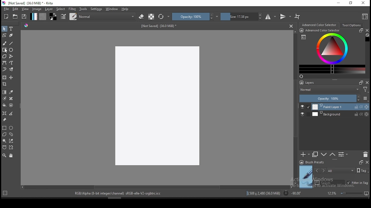 This screenshot has width=371, height=208. Describe the element at coordinates (26, 25) in the screenshot. I see `Hue` at that location.